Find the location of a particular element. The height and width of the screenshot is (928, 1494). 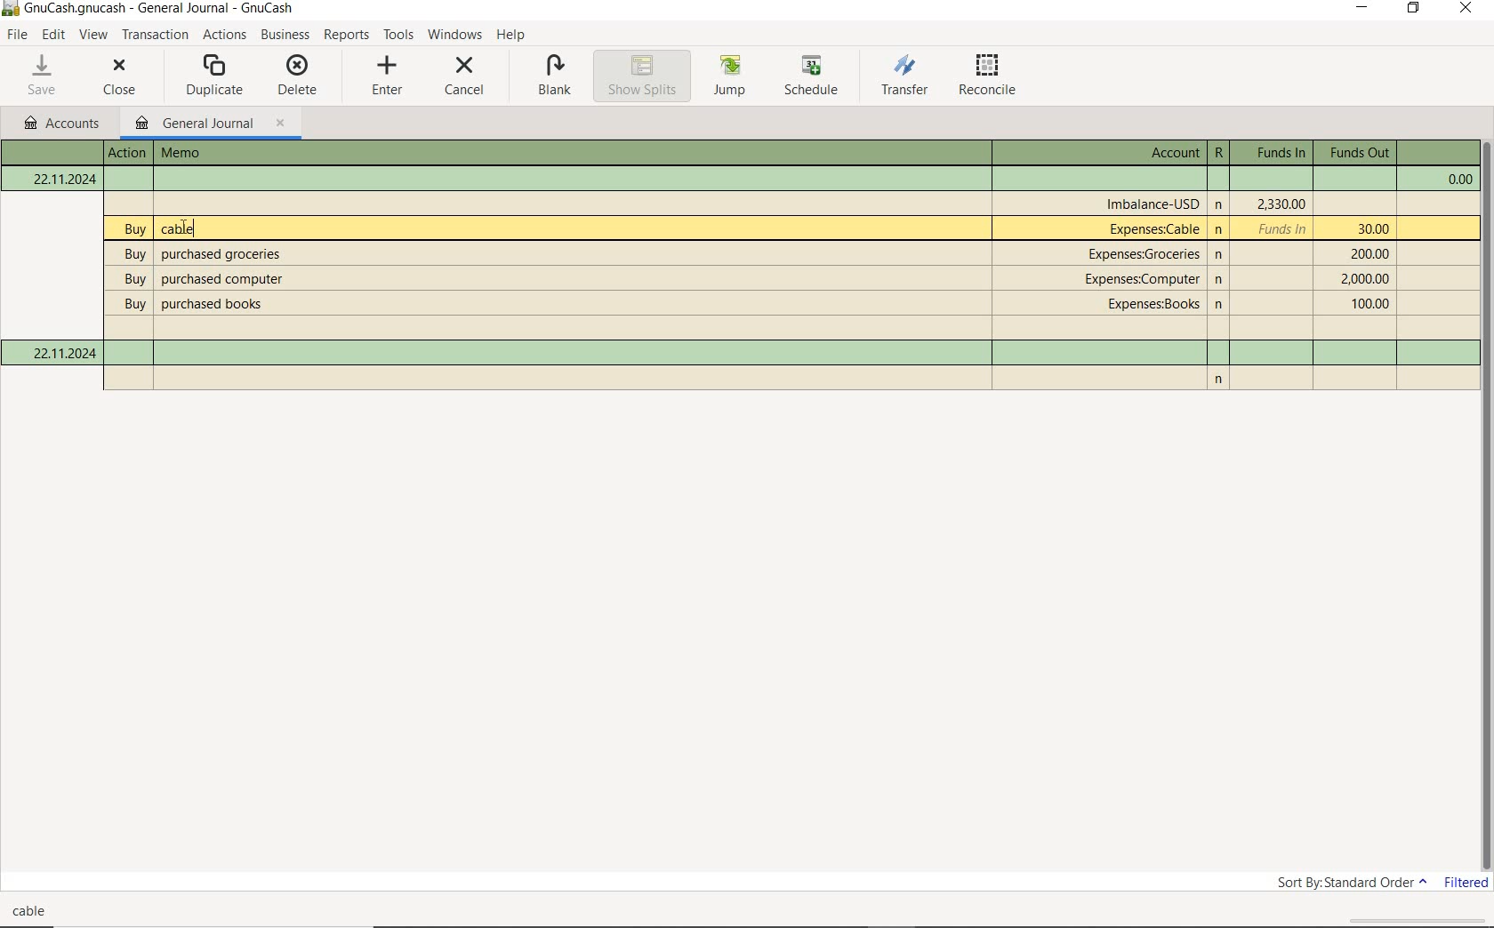

Text is located at coordinates (1270, 153).